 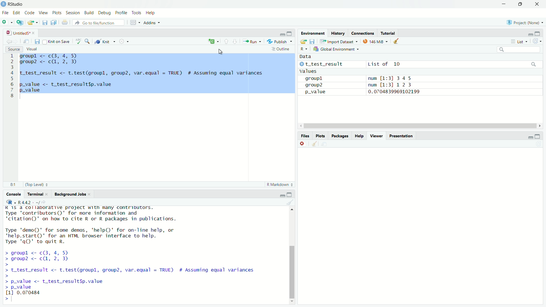 I want to click on workspace panes, so click(x=133, y=22).